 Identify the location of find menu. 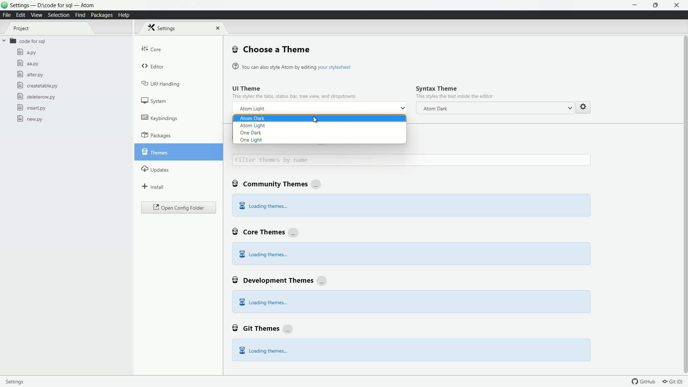
(80, 15).